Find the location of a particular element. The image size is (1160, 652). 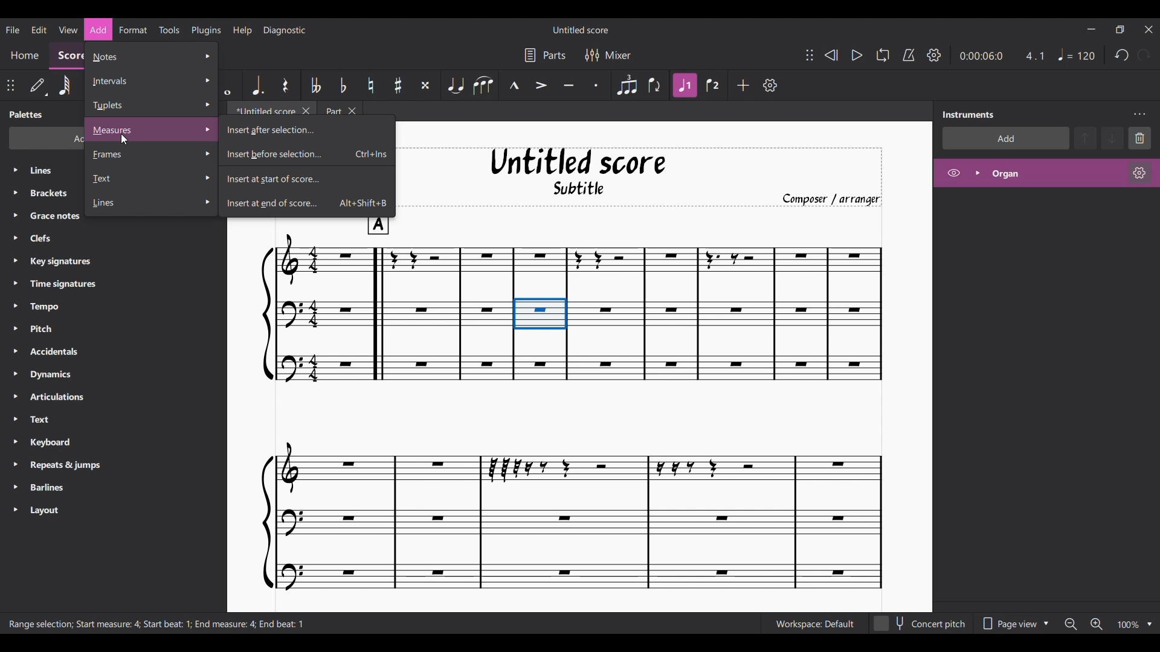

Tuplet options is located at coordinates (150, 106).